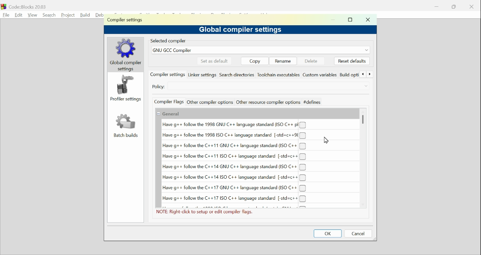  What do you see at coordinates (437, 6) in the screenshot?
I see `minimise` at bounding box center [437, 6].